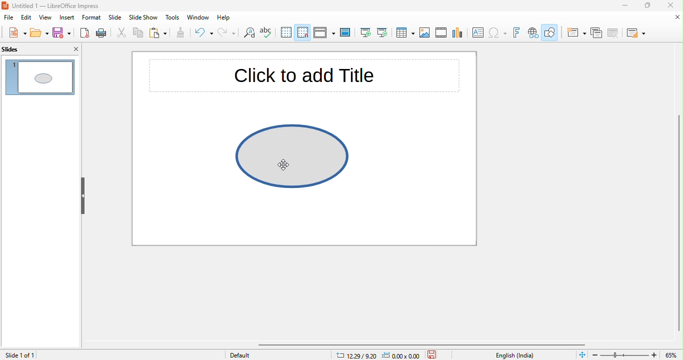  What do you see at coordinates (84, 195) in the screenshot?
I see `hide` at bounding box center [84, 195].